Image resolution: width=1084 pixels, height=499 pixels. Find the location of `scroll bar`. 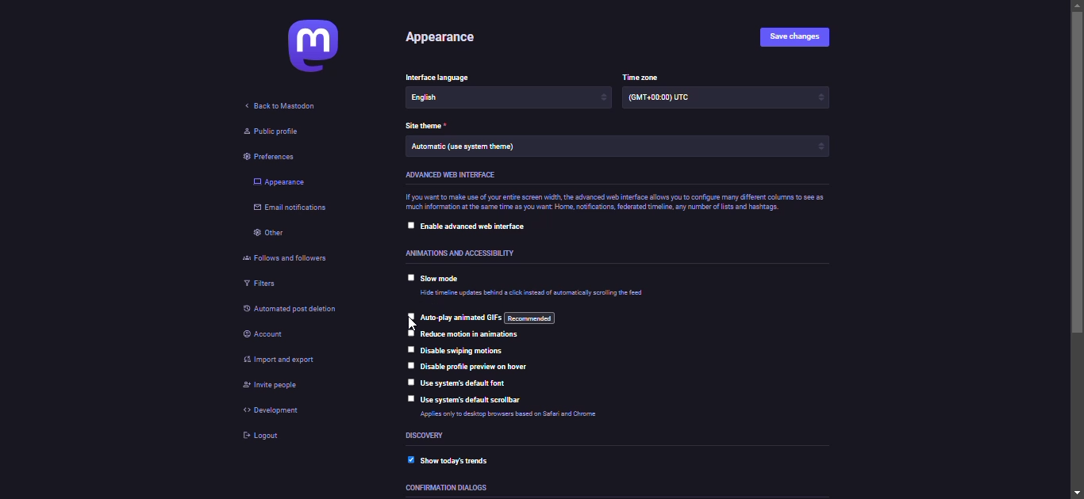

scroll bar is located at coordinates (1076, 248).